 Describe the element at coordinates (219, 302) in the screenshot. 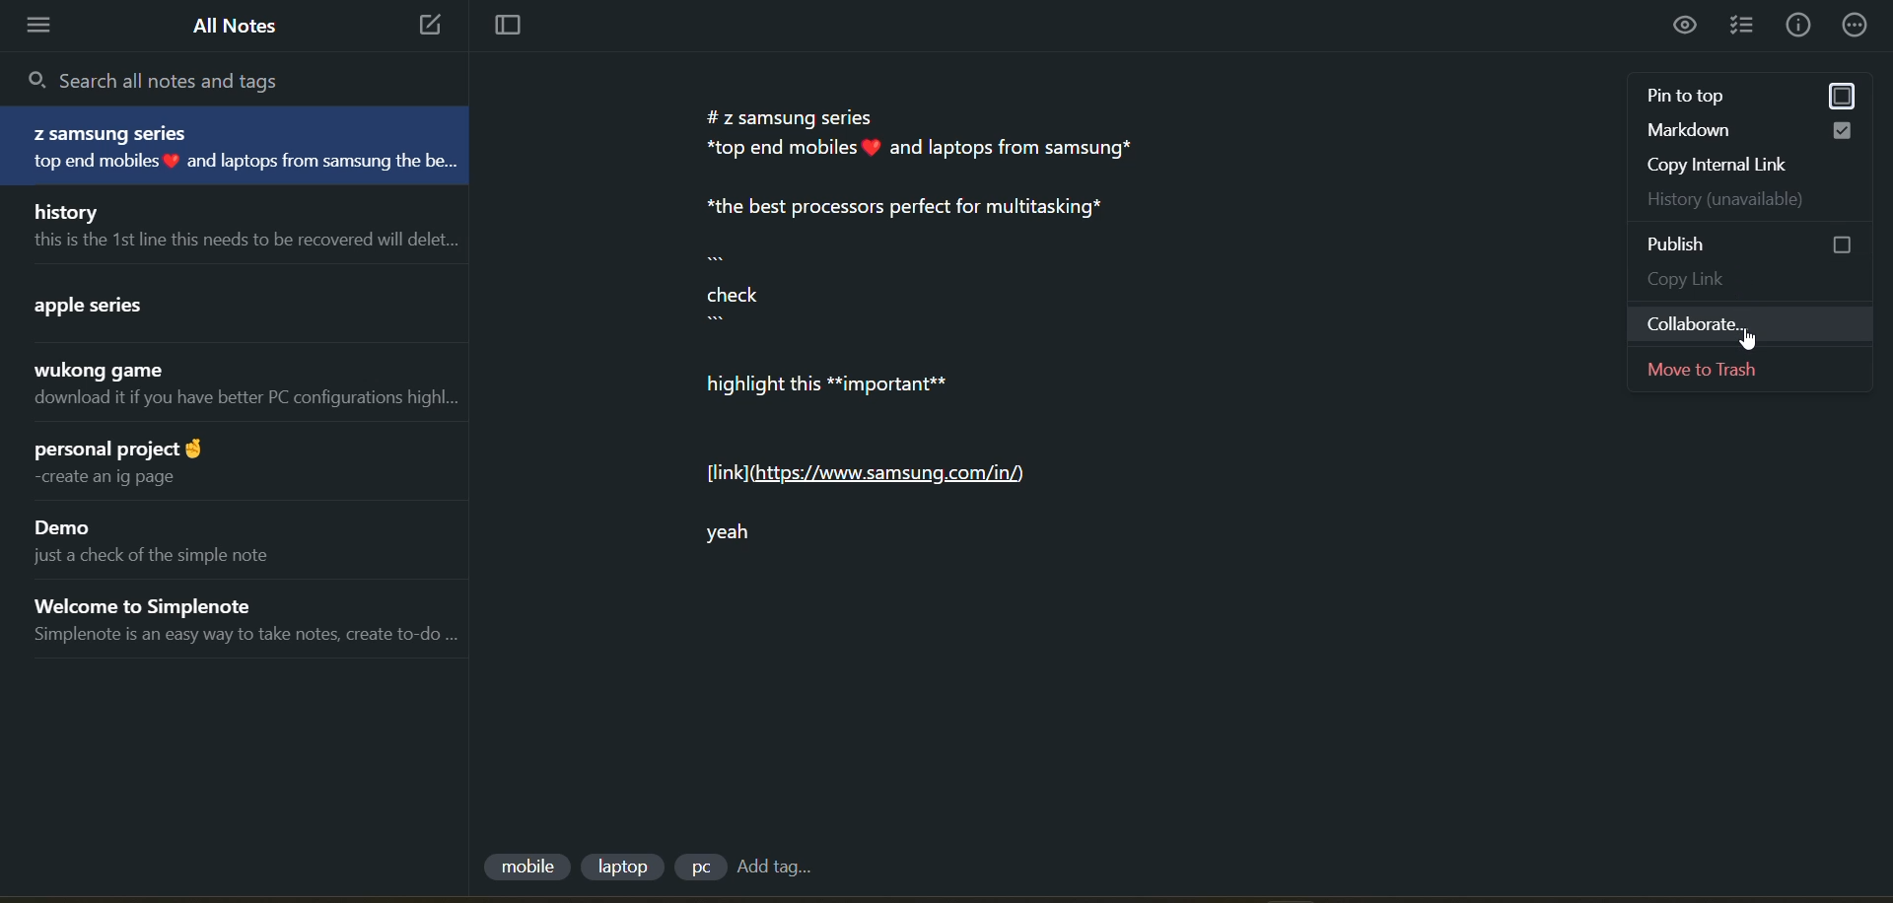

I see `note title and preview` at that location.